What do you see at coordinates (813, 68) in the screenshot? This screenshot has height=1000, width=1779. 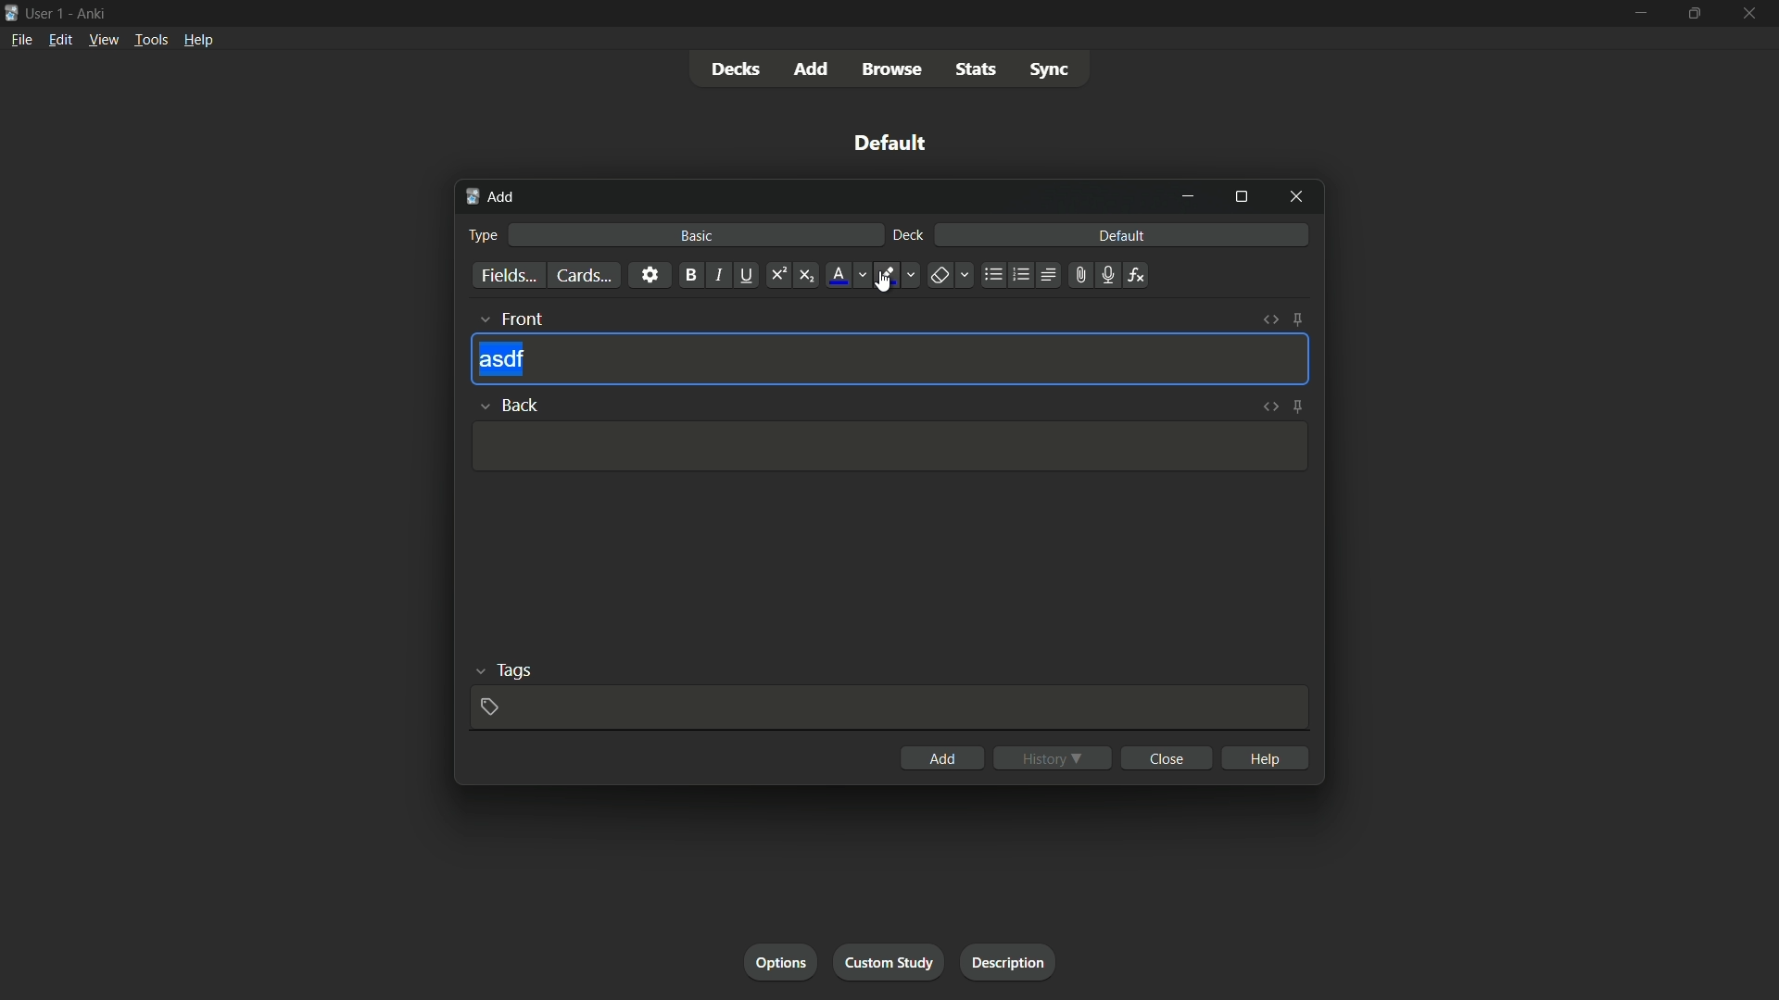 I see `add` at bounding box center [813, 68].